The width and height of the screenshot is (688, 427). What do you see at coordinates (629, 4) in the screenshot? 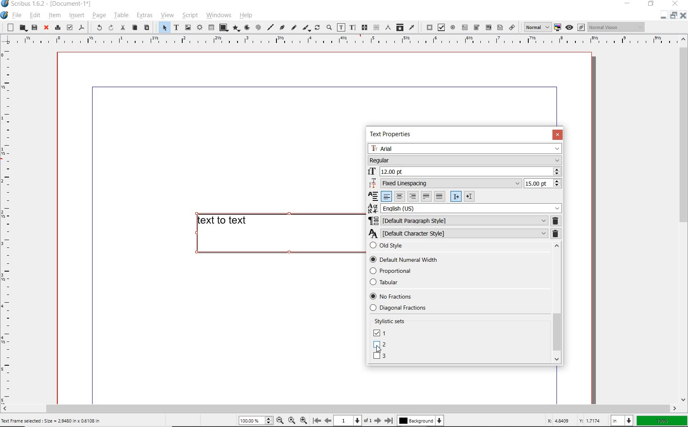
I see `minimize` at bounding box center [629, 4].